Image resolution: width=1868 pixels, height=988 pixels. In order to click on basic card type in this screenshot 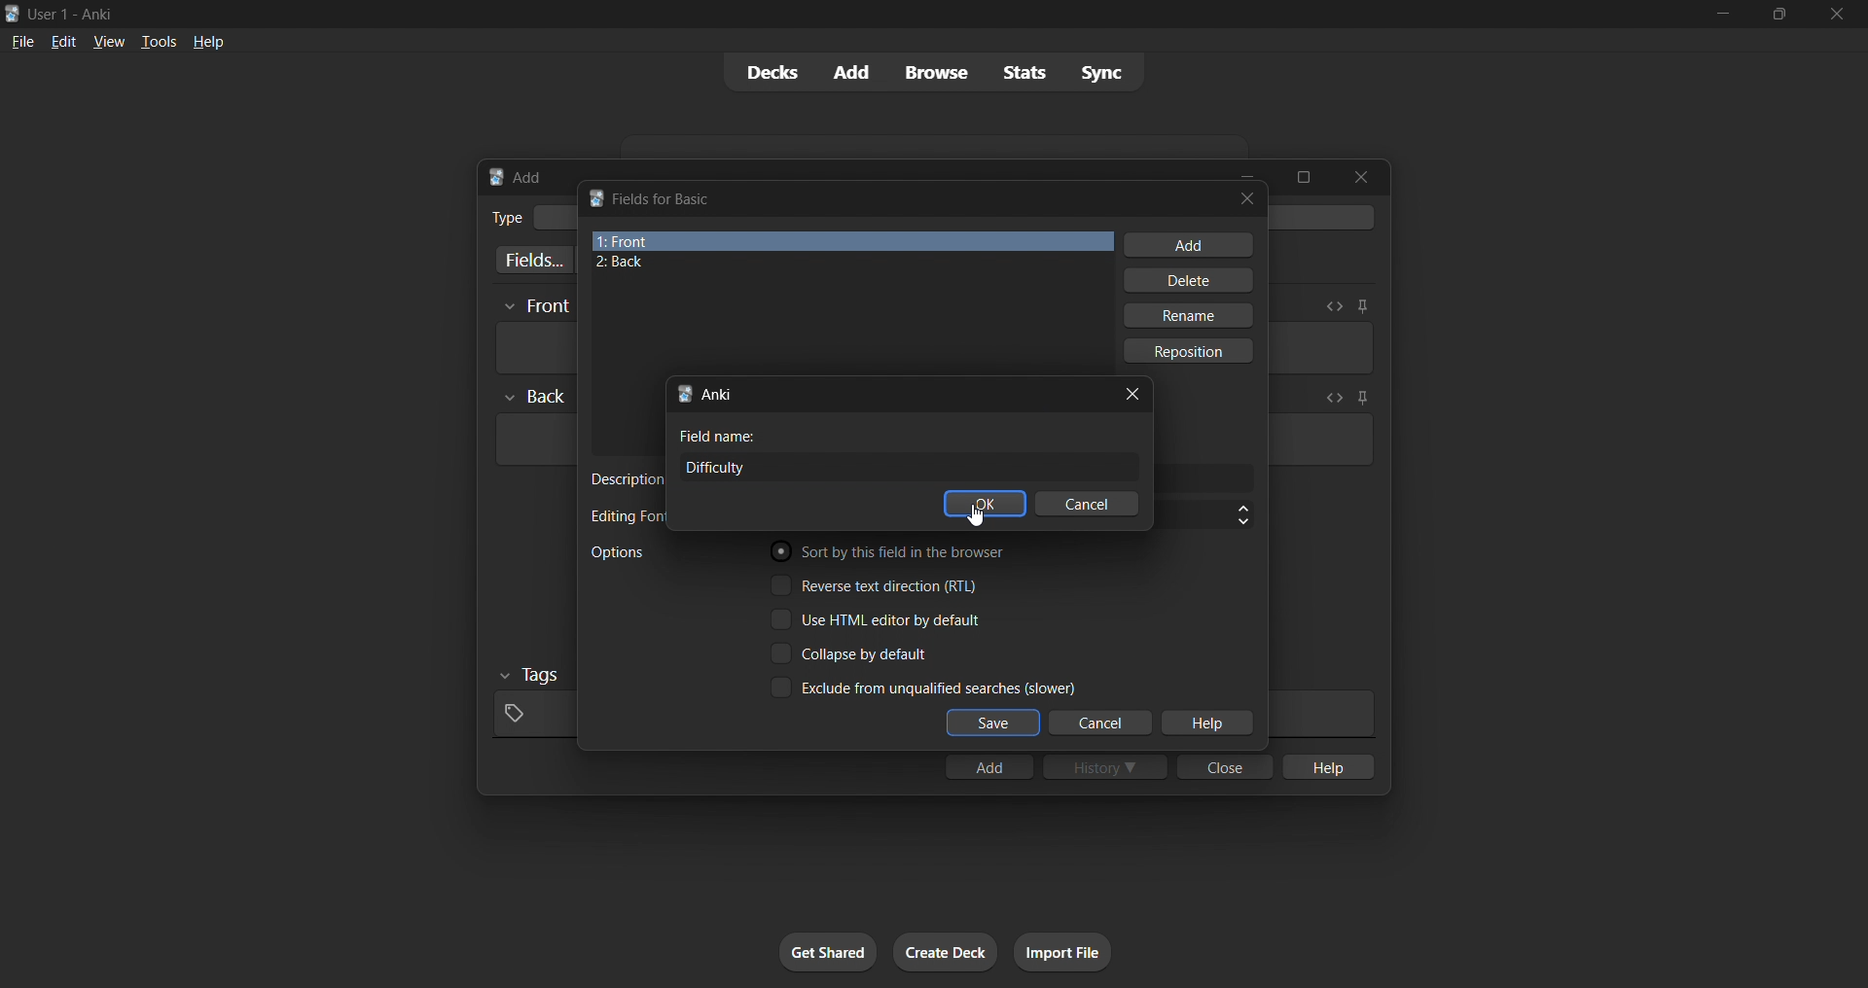, I will do `click(554, 218)`.